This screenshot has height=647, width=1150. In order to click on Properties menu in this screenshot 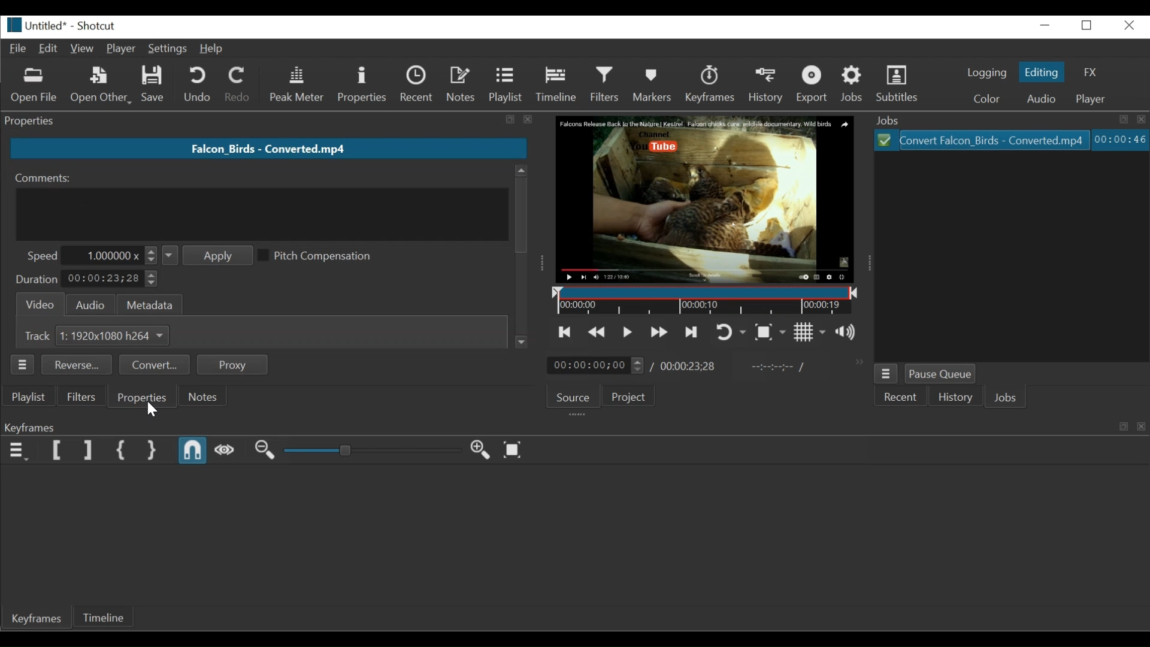, I will do `click(22, 365)`.